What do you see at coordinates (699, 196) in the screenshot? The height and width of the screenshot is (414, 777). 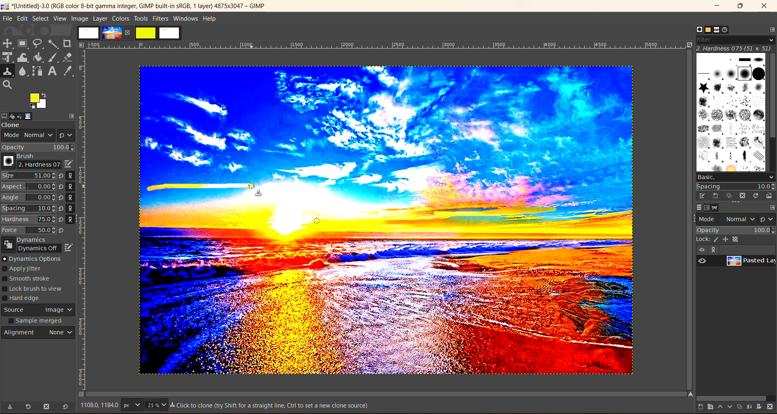 I see `edit this brush` at bounding box center [699, 196].